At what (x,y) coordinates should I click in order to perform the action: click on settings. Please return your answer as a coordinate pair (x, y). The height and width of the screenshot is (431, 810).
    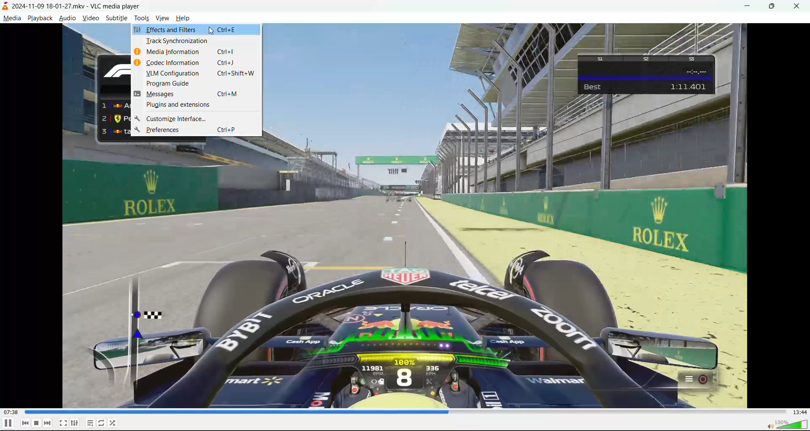
    Looking at the image, I should click on (75, 422).